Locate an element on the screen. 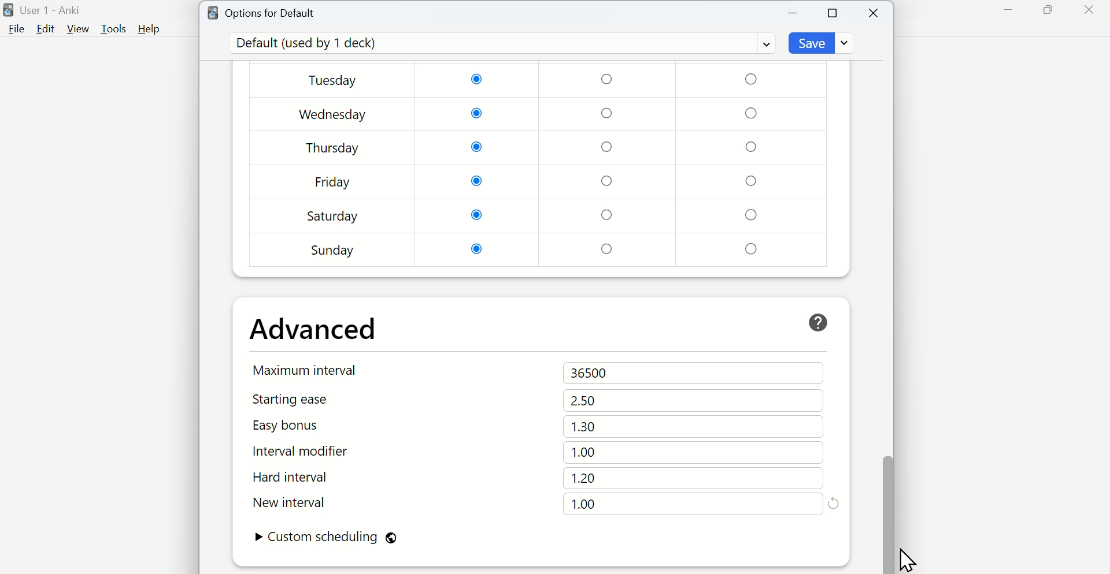  Tuesday is located at coordinates (335, 81).